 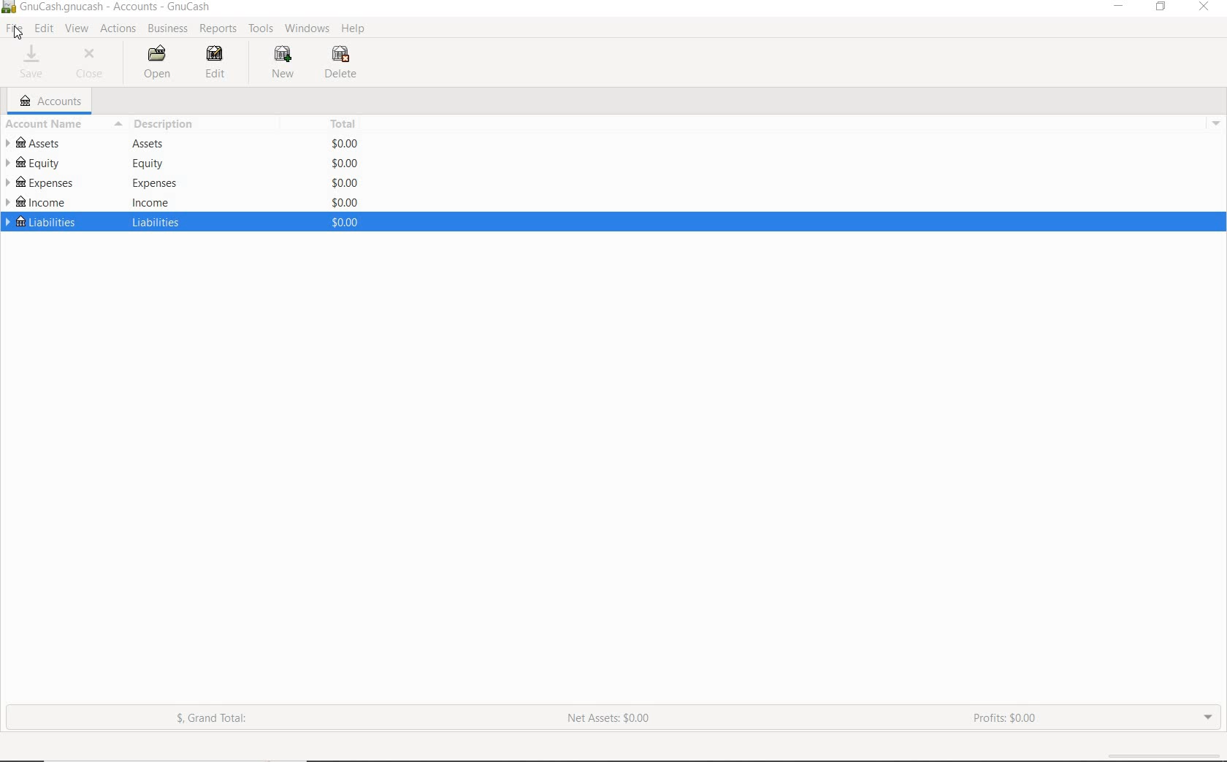 I want to click on VIEW, so click(x=79, y=28).